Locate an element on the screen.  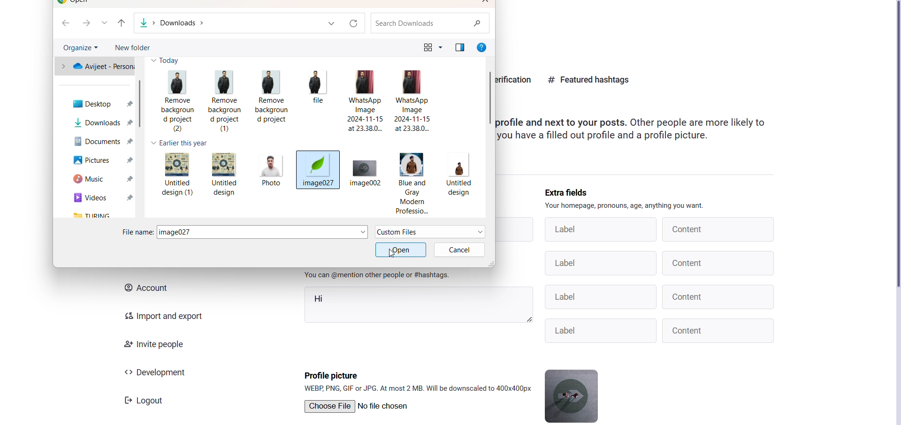
list is located at coordinates (107, 23).